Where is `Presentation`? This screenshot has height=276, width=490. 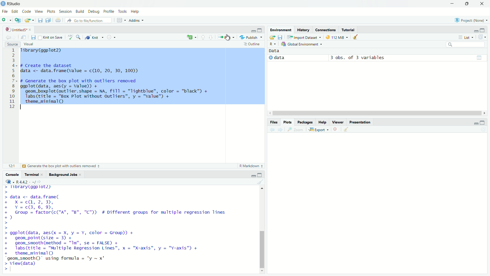
Presentation is located at coordinates (360, 121).